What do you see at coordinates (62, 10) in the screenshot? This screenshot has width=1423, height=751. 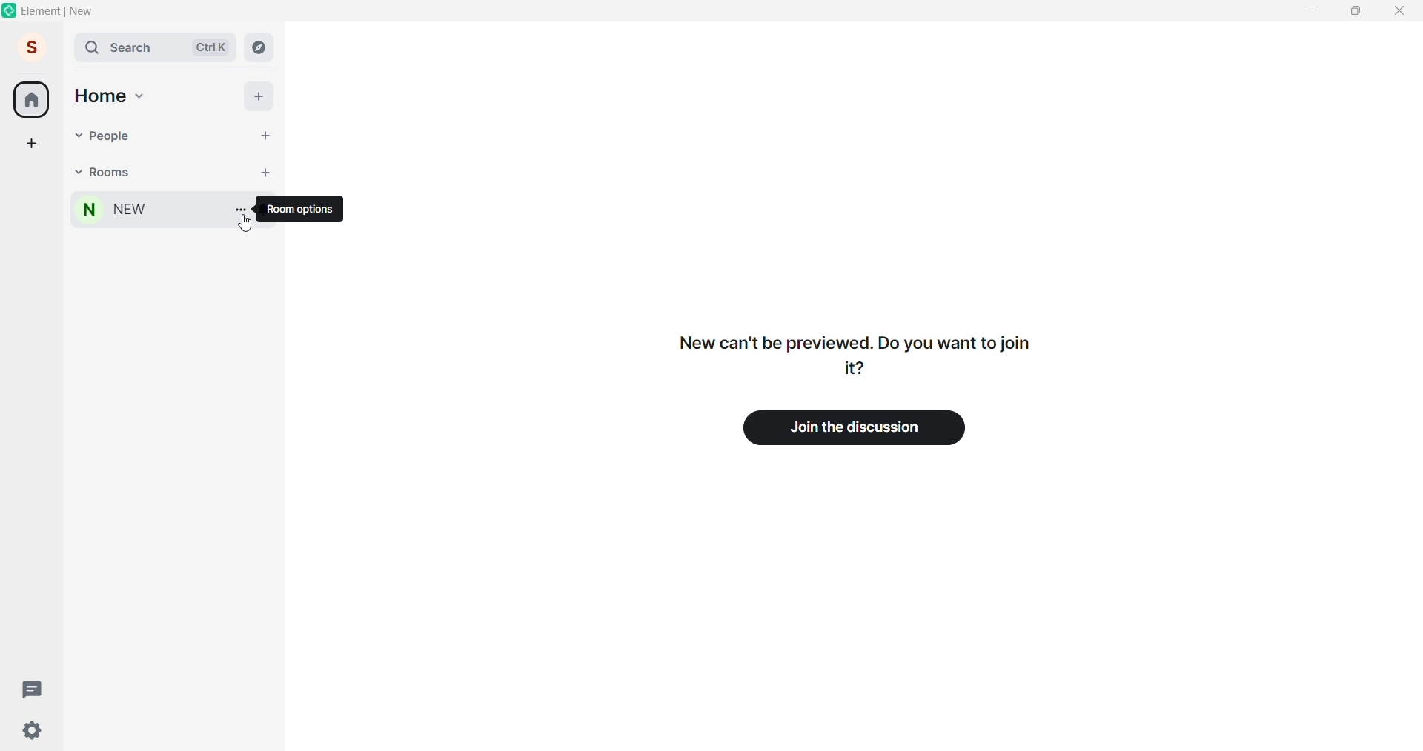 I see `title` at bounding box center [62, 10].